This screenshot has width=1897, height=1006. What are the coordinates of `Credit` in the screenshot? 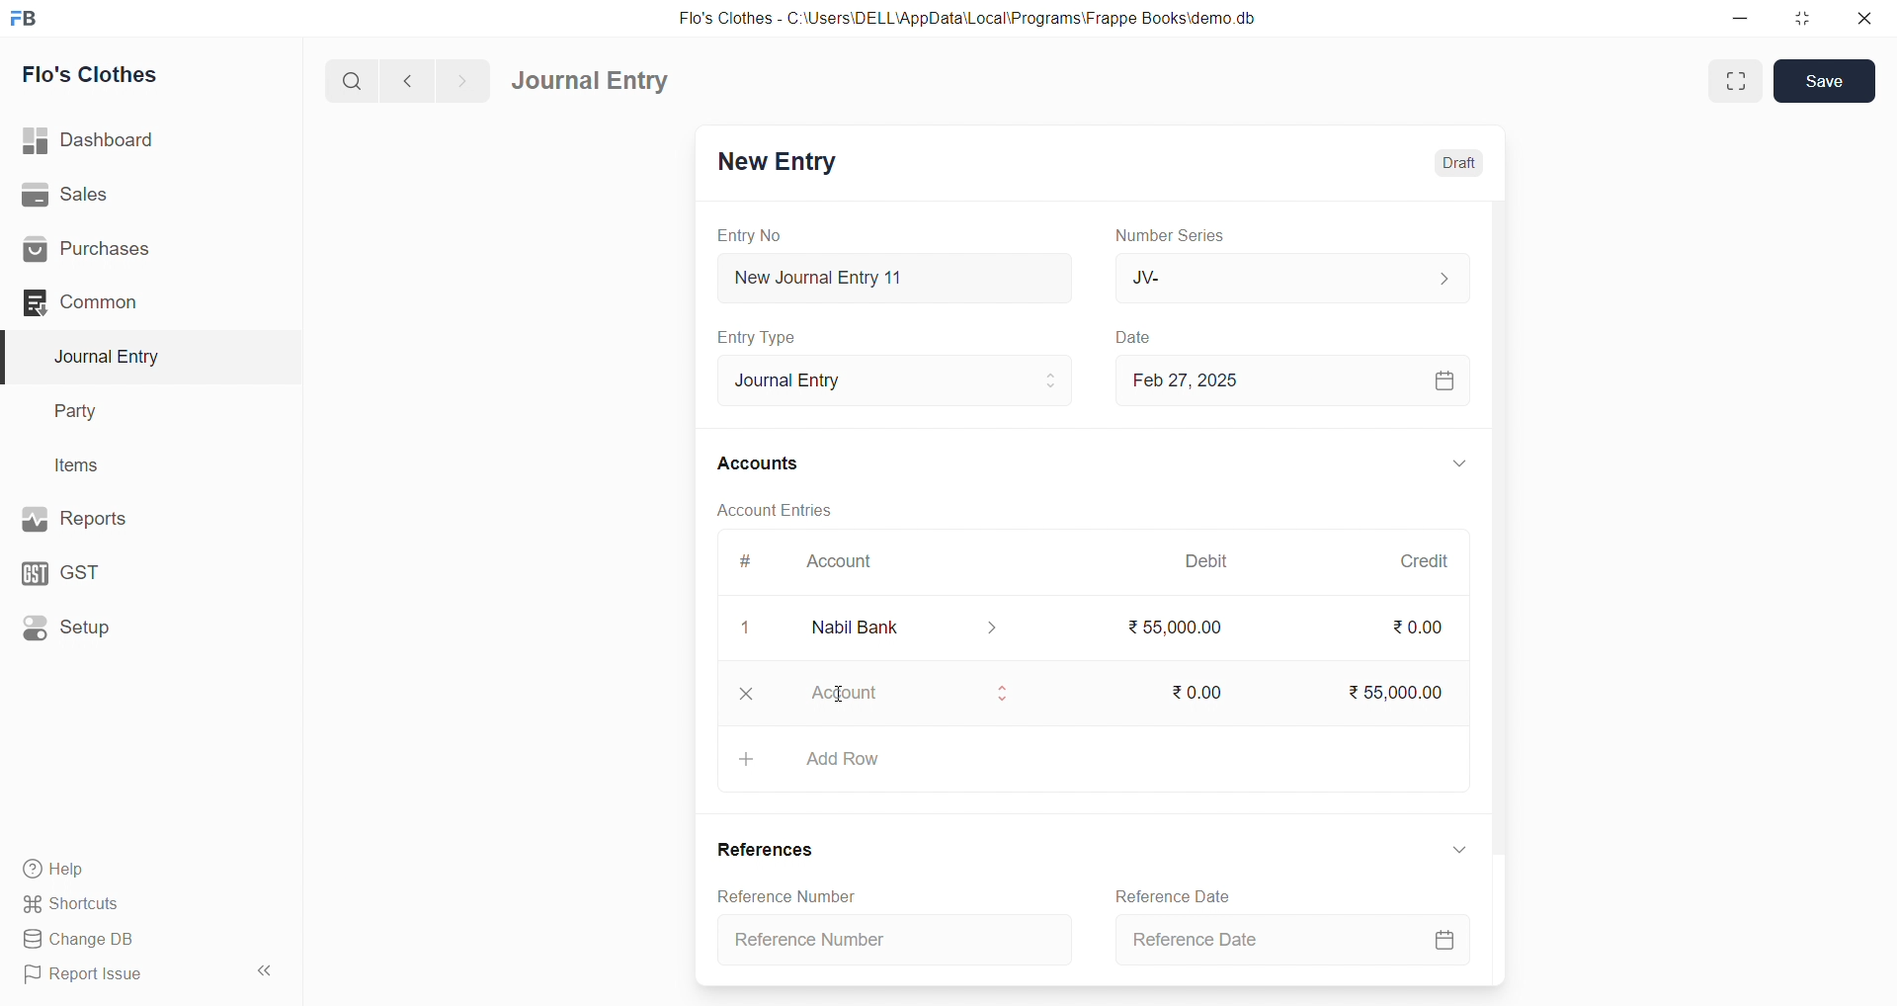 It's located at (1427, 562).